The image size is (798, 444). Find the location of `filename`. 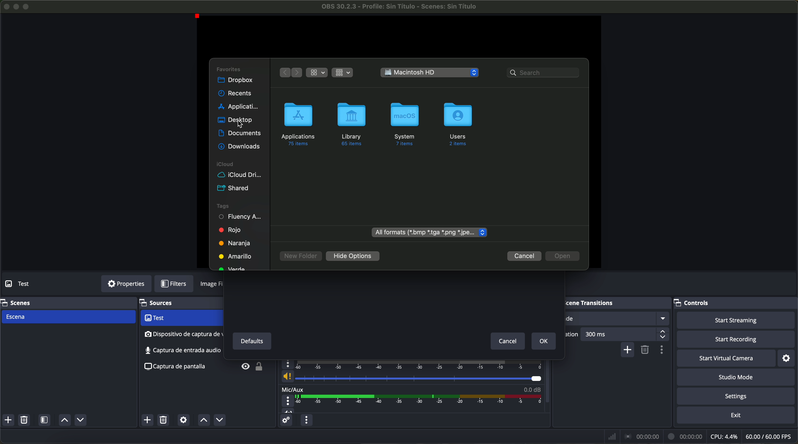

filename is located at coordinates (400, 6).